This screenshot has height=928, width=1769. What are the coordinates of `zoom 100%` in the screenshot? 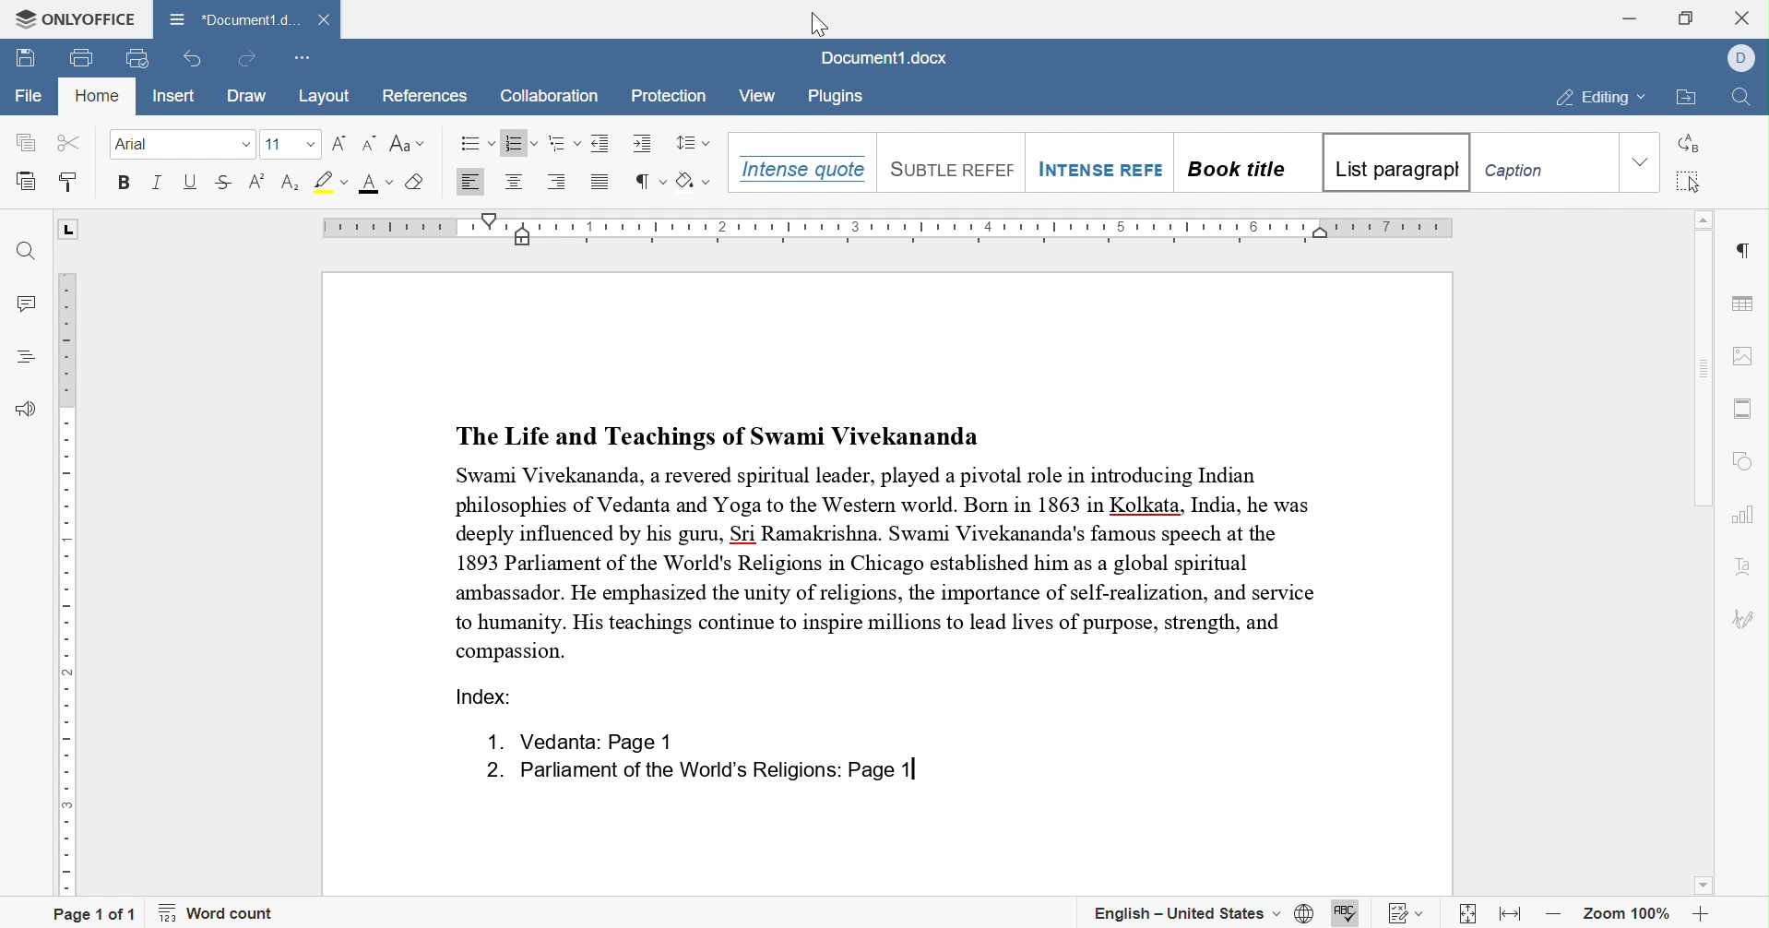 It's located at (1628, 918).